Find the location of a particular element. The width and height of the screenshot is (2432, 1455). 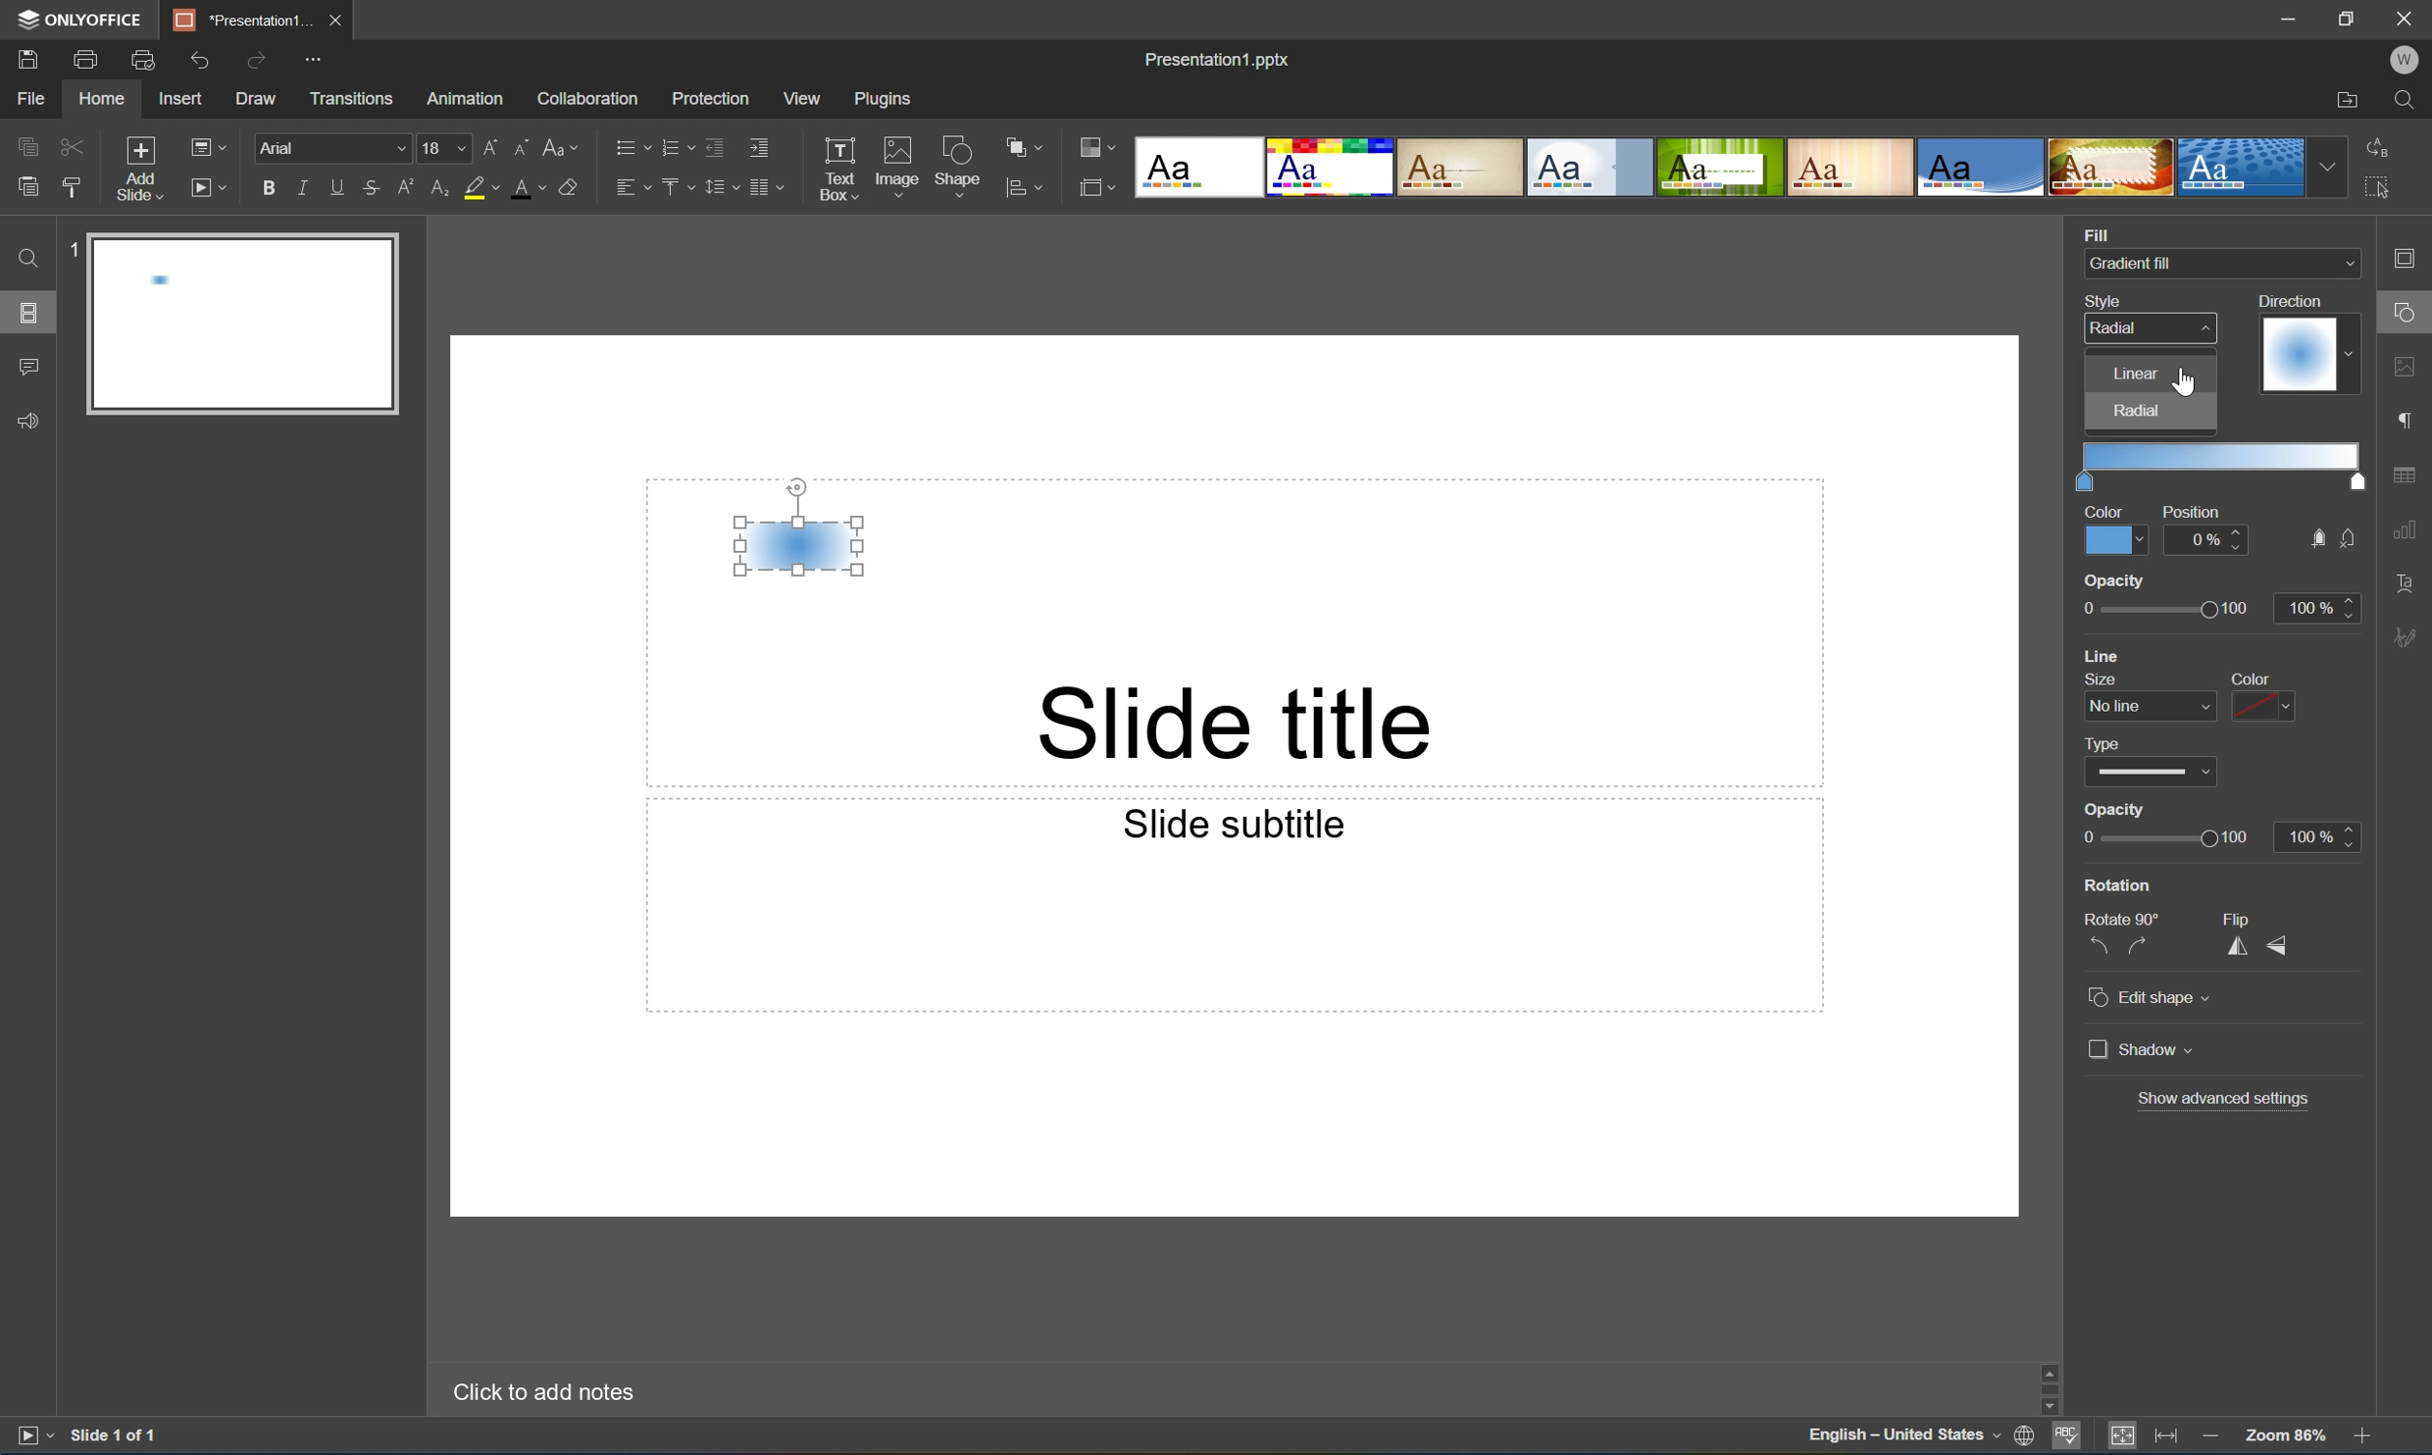

Restore Down is located at coordinates (2350, 16).